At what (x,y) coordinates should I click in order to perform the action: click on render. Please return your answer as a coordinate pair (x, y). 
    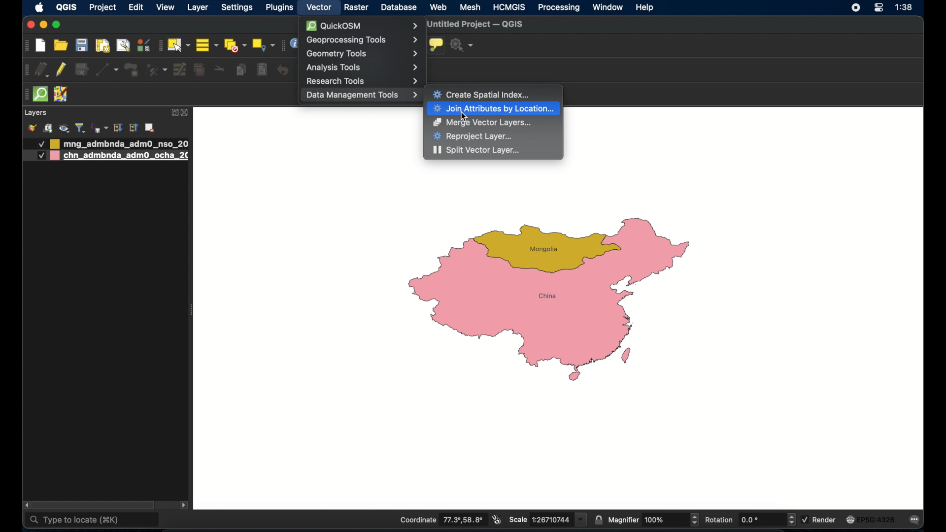
    Looking at the image, I should click on (819, 519).